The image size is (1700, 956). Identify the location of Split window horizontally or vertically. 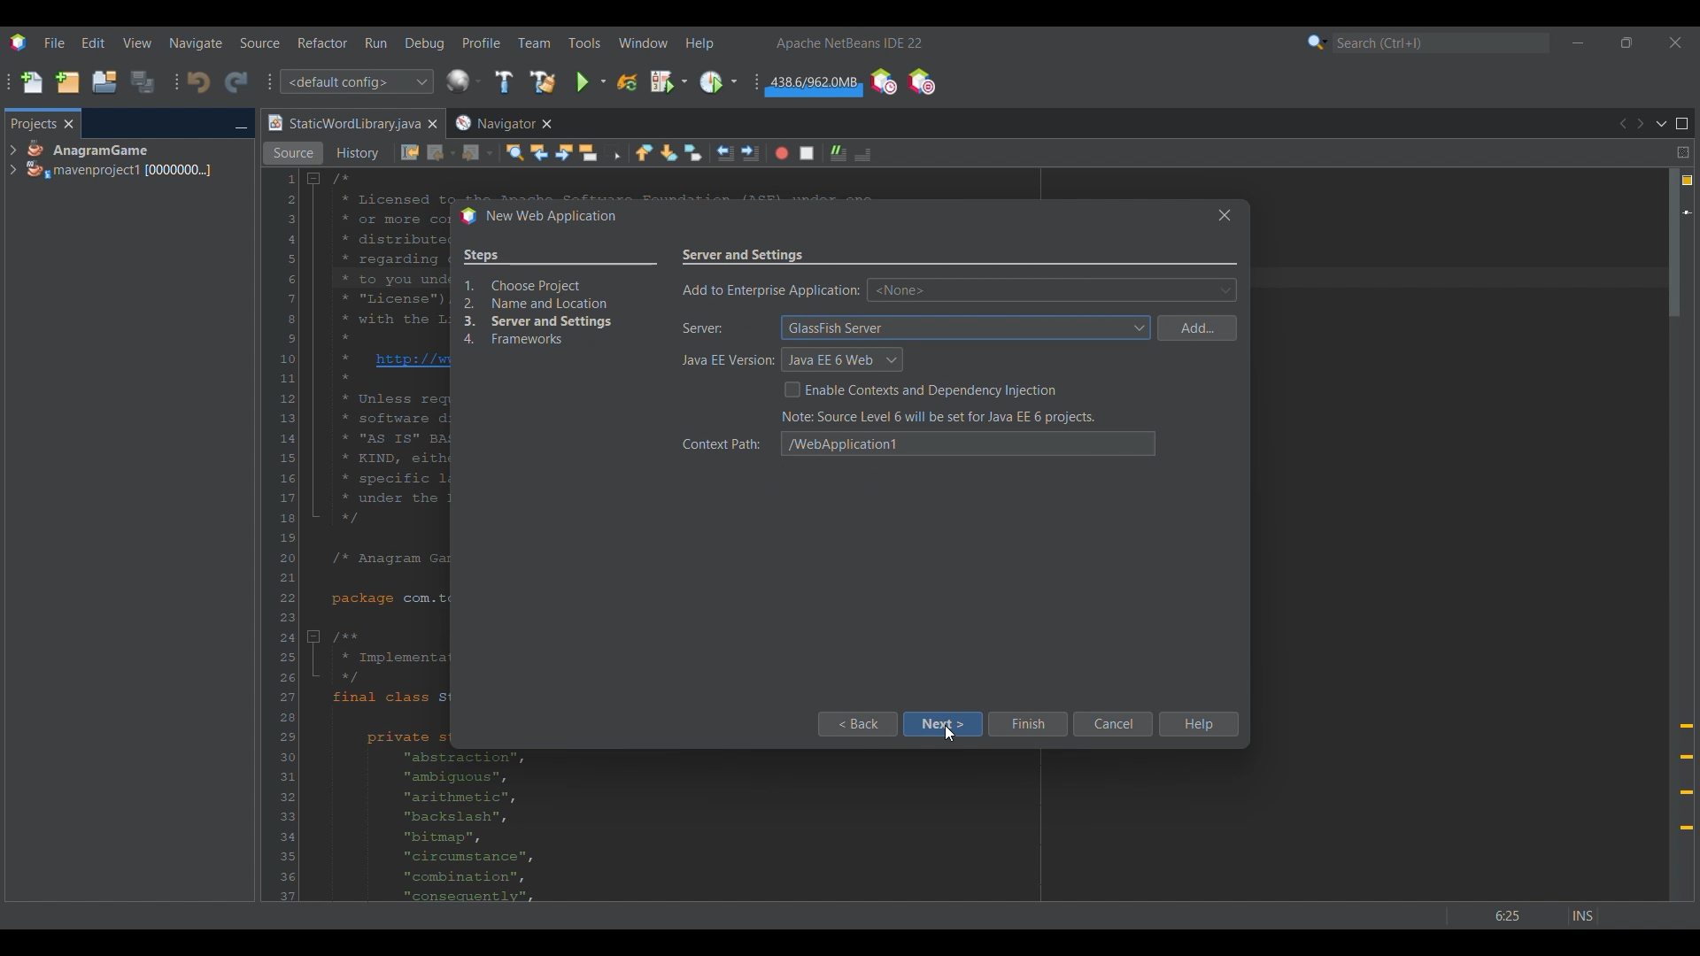
(1682, 152).